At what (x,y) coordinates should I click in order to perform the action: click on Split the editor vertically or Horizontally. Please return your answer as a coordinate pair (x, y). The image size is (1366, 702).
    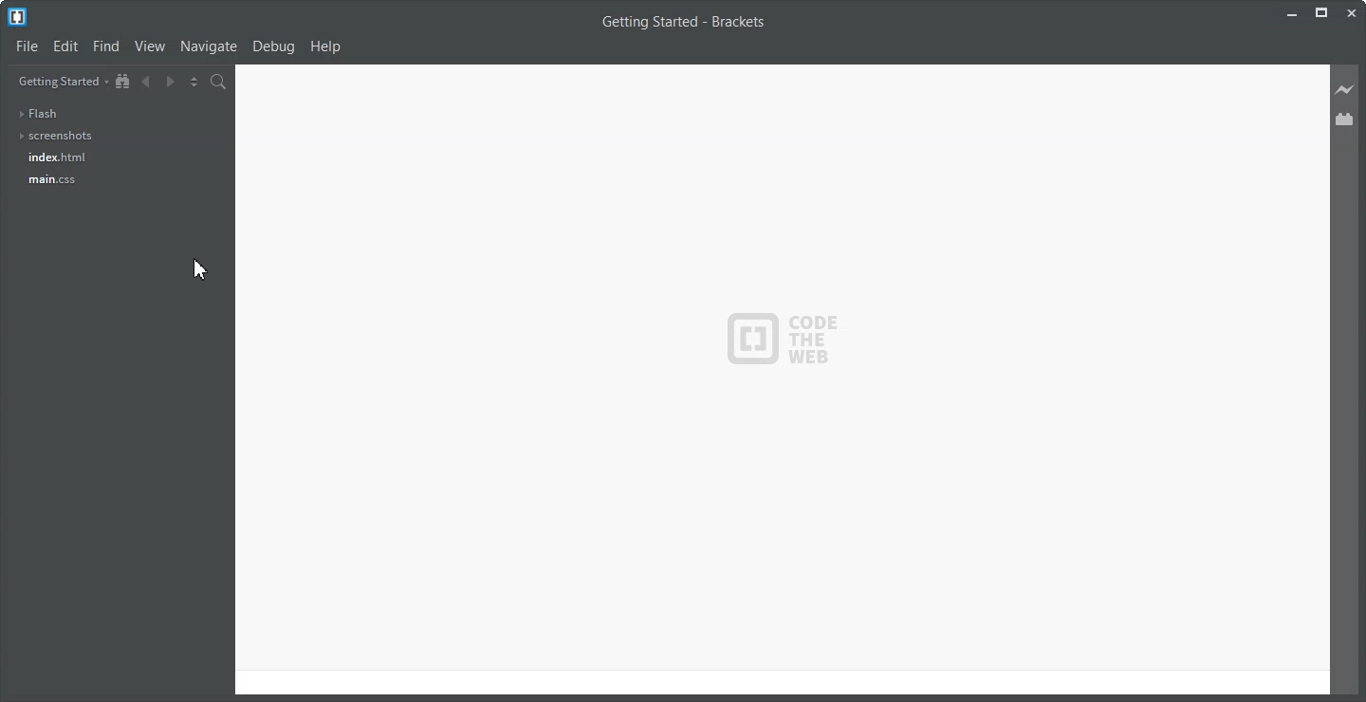
    Looking at the image, I should click on (193, 82).